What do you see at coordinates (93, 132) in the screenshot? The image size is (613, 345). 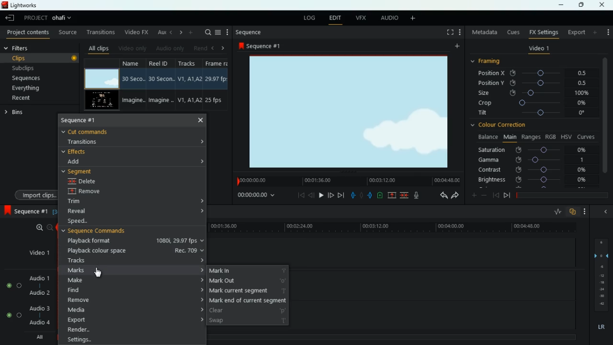 I see `cut commands` at bounding box center [93, 132].